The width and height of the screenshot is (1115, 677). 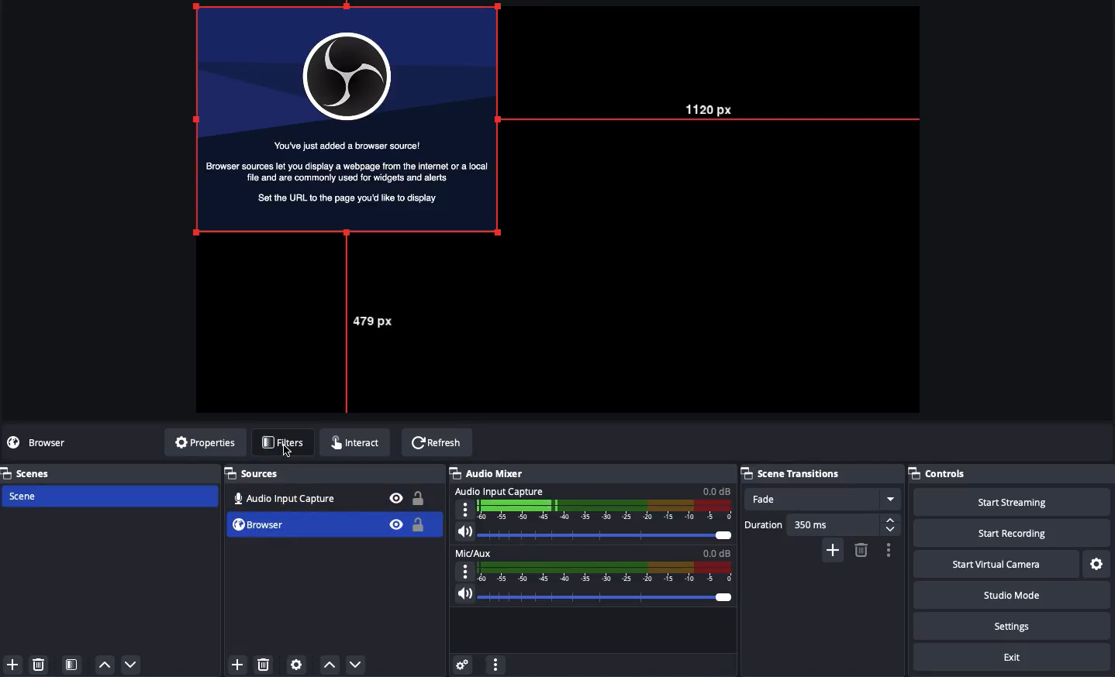 What do you see at coordinates (40, 665) in the screenshot?
I see `Delete` at bounding box center [40, 665].